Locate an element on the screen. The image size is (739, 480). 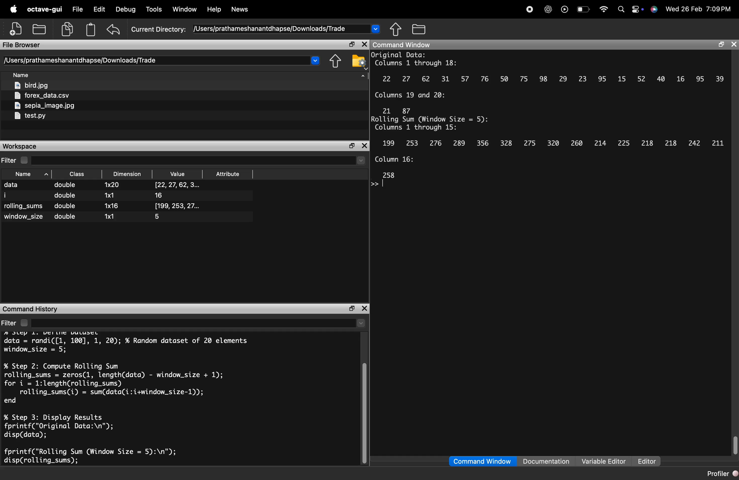
close is located at coordinates (734, 45).